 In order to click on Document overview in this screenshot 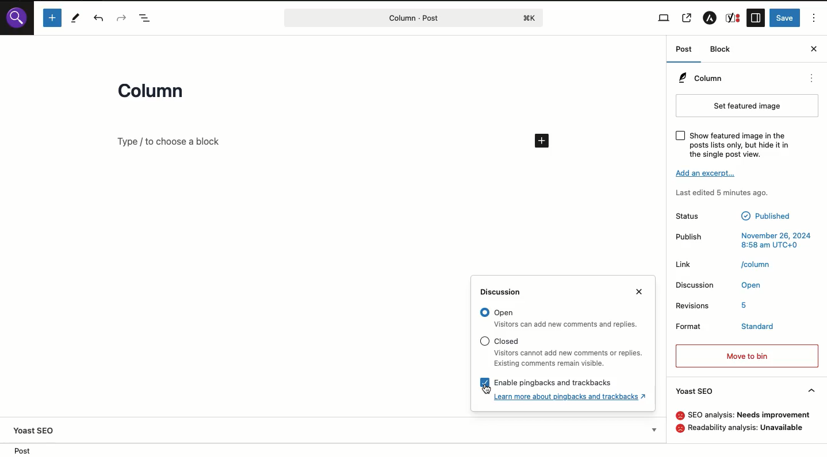, I will do `click(148, 19)`.